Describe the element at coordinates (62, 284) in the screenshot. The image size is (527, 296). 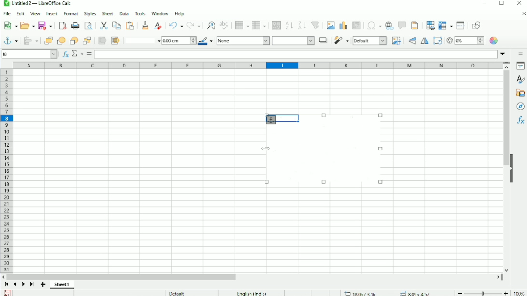
I see `Sheet 1` at that location.